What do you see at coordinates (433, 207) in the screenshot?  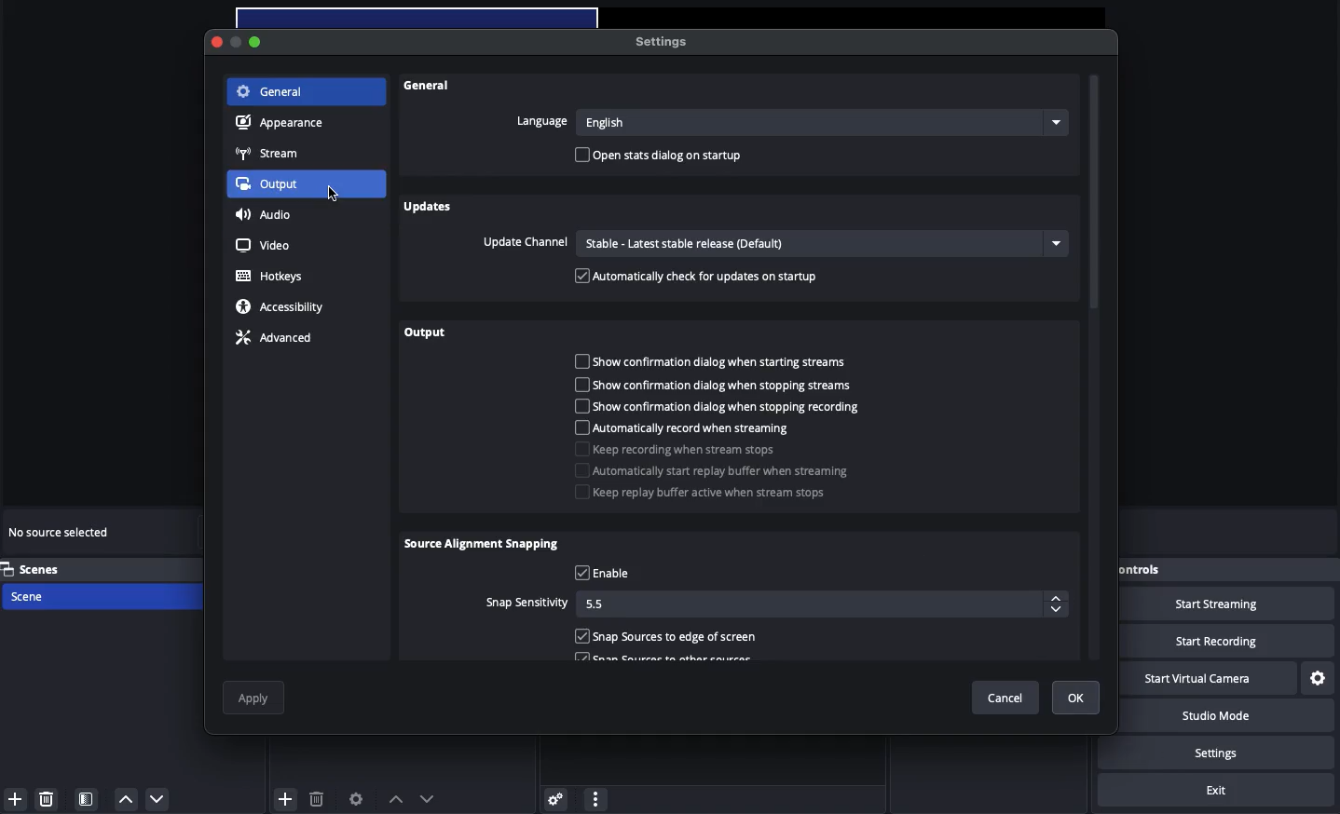 I see `Updates` at bounding box center [433, 207].